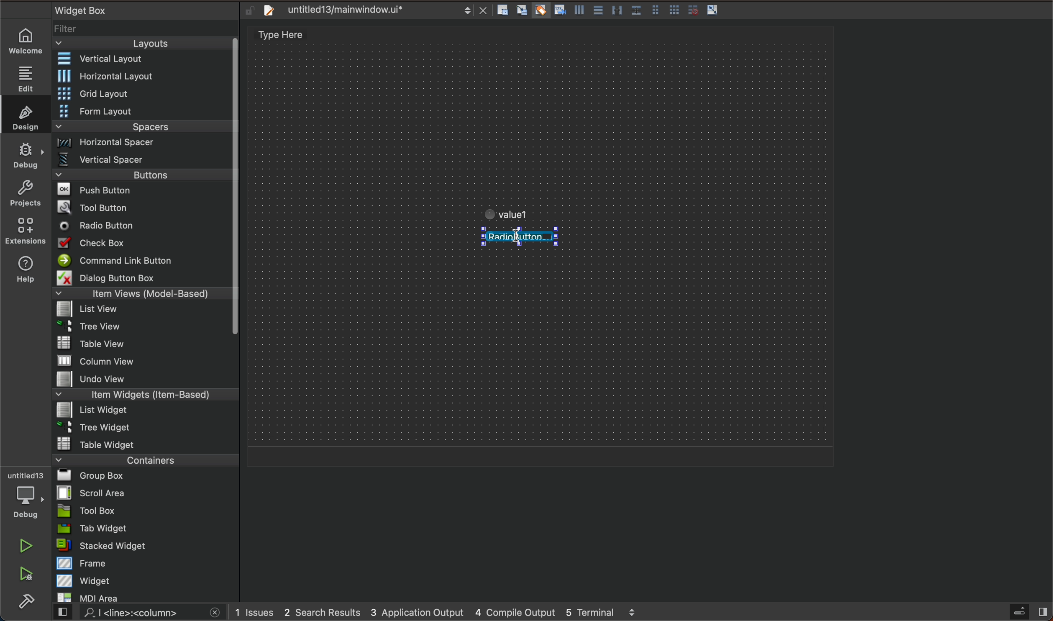 The image size is (1053, 621). I want to click on , so click(655, 11).